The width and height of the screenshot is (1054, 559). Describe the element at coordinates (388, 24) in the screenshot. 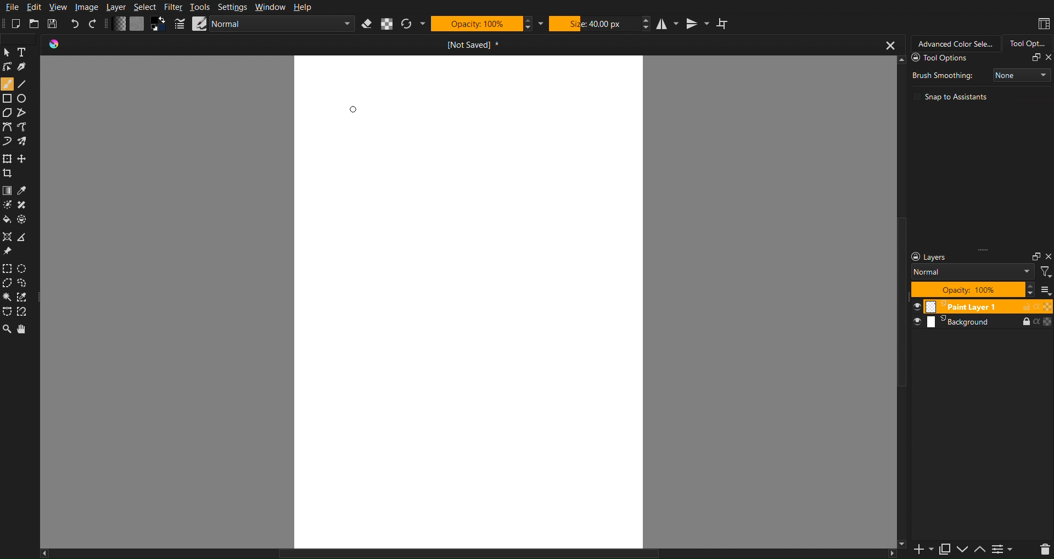

I see `Alpha` at that location.